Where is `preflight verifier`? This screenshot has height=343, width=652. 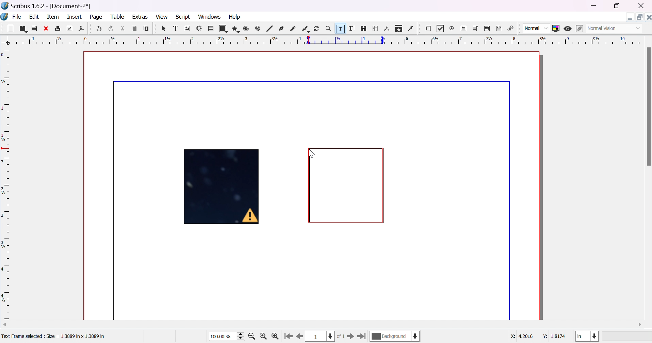 preflight verifier is located at coordinates (70, 29).